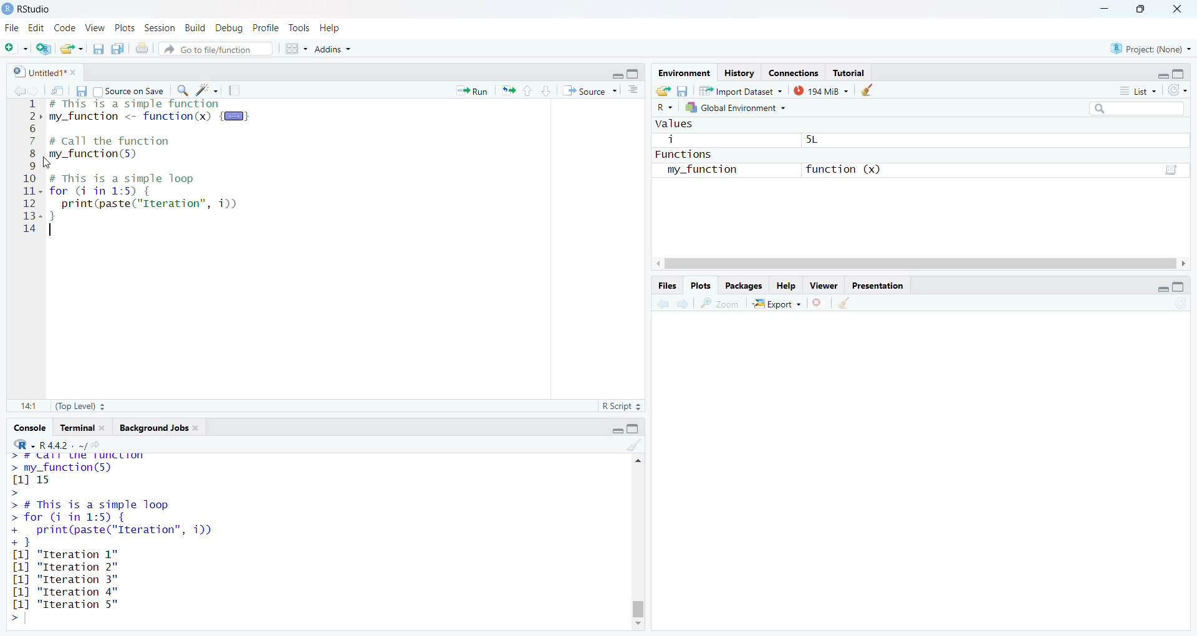 This screenshot has height=636, width=1197. What do you see at coordinates (95, 27) in the screenshot?
I see `view` at bounding box center [95, 27].